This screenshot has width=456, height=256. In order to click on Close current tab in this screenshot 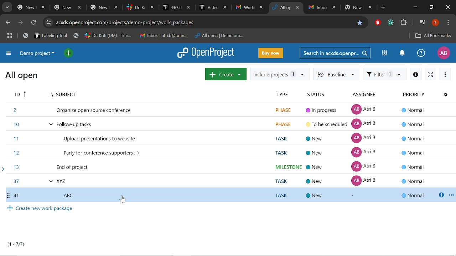, I will do `click(299, 8)`.